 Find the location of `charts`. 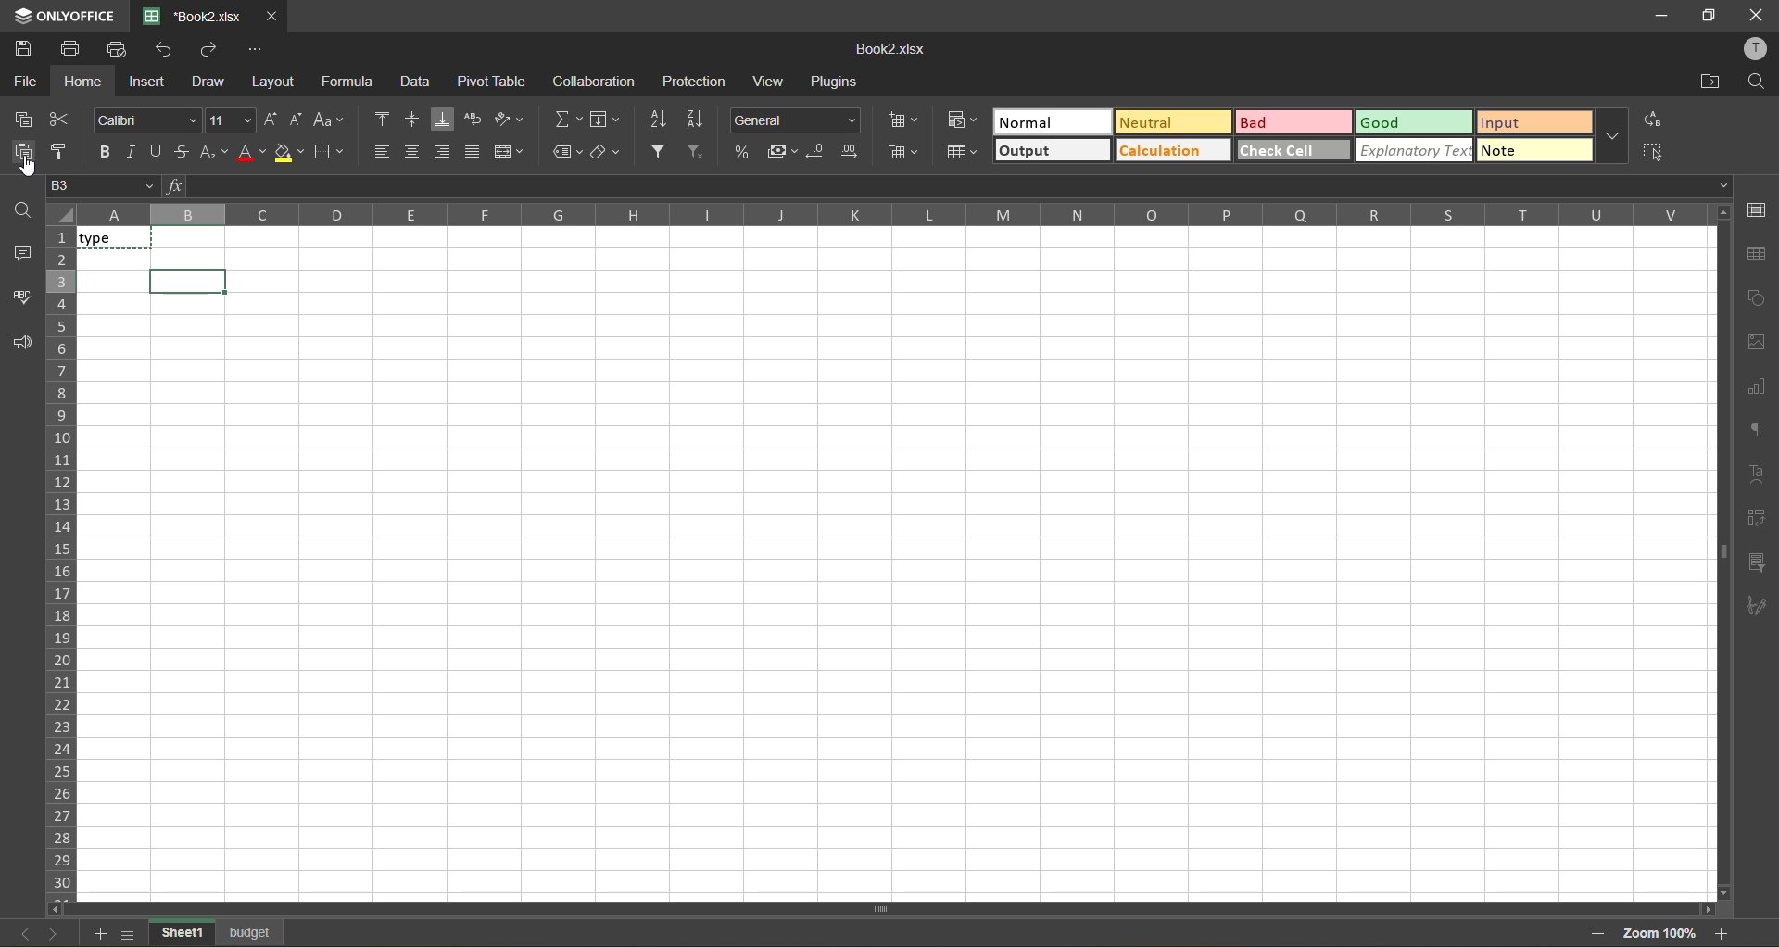

charts is located at coordinates (1758, 385).